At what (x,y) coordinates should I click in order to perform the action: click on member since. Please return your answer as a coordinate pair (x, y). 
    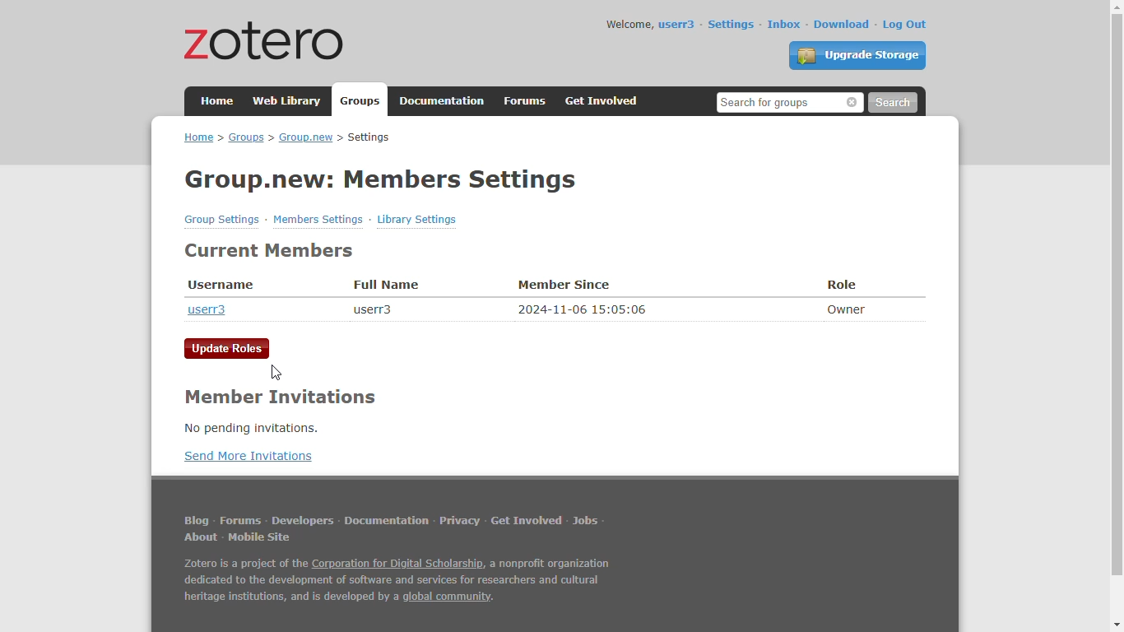
    Looking at the image, I should click on (564, 286).